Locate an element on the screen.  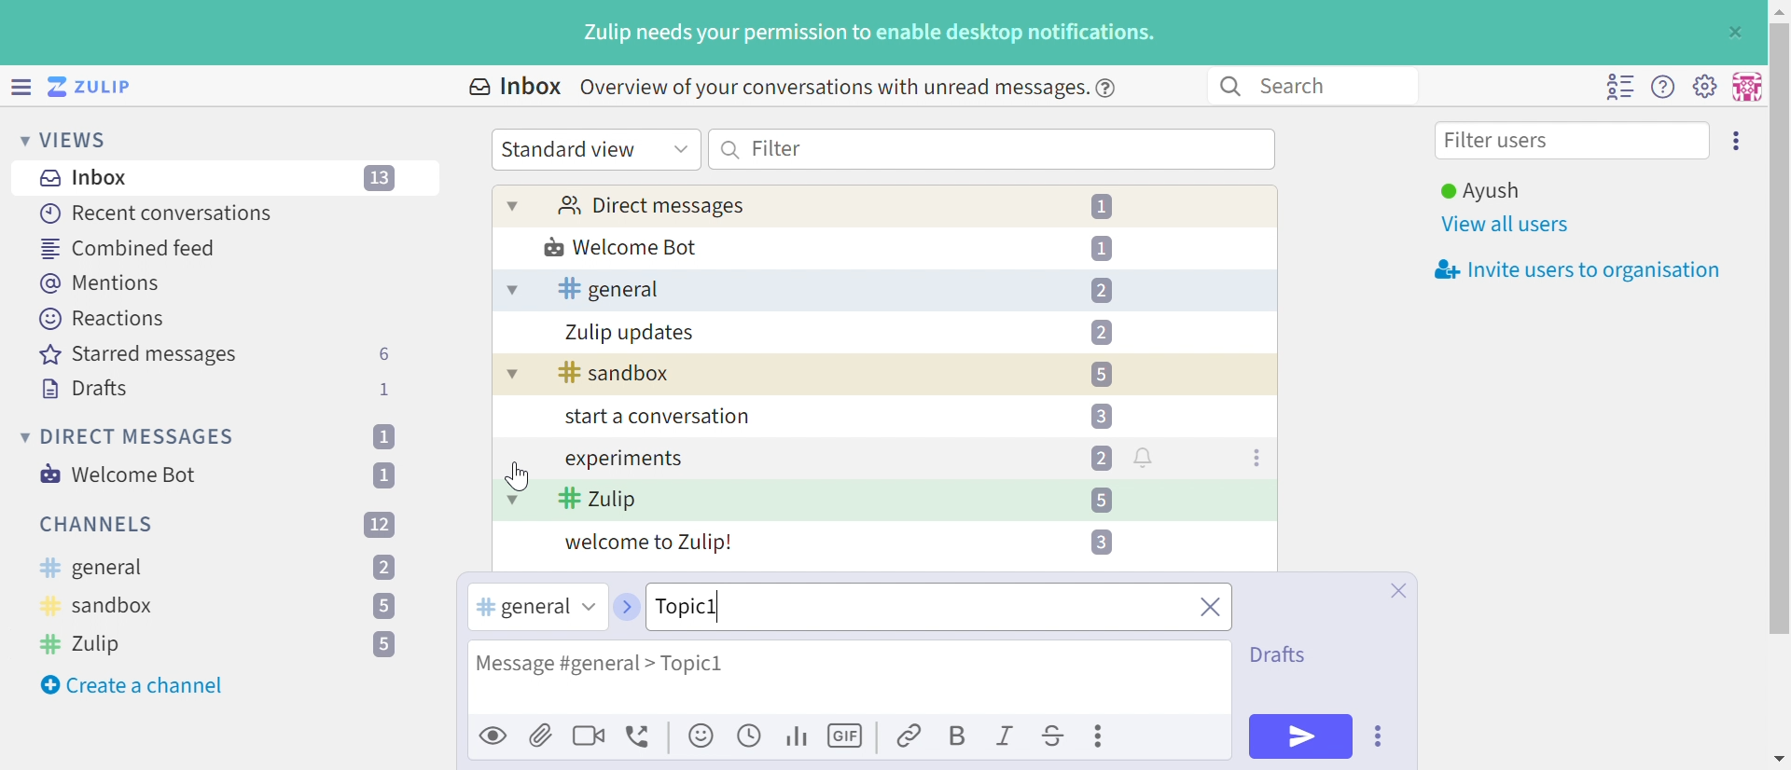
Close is located at coordinates (1397, 591).